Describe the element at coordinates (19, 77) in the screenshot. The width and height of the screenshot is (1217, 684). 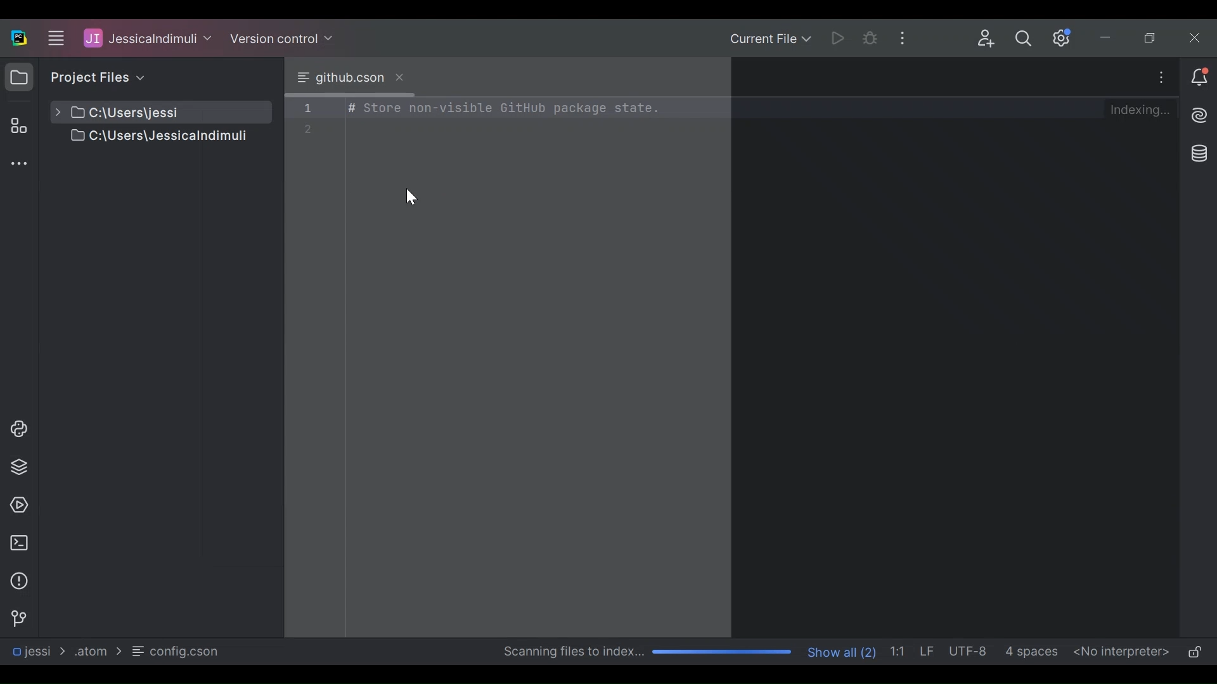
I see `Project View` at that location.